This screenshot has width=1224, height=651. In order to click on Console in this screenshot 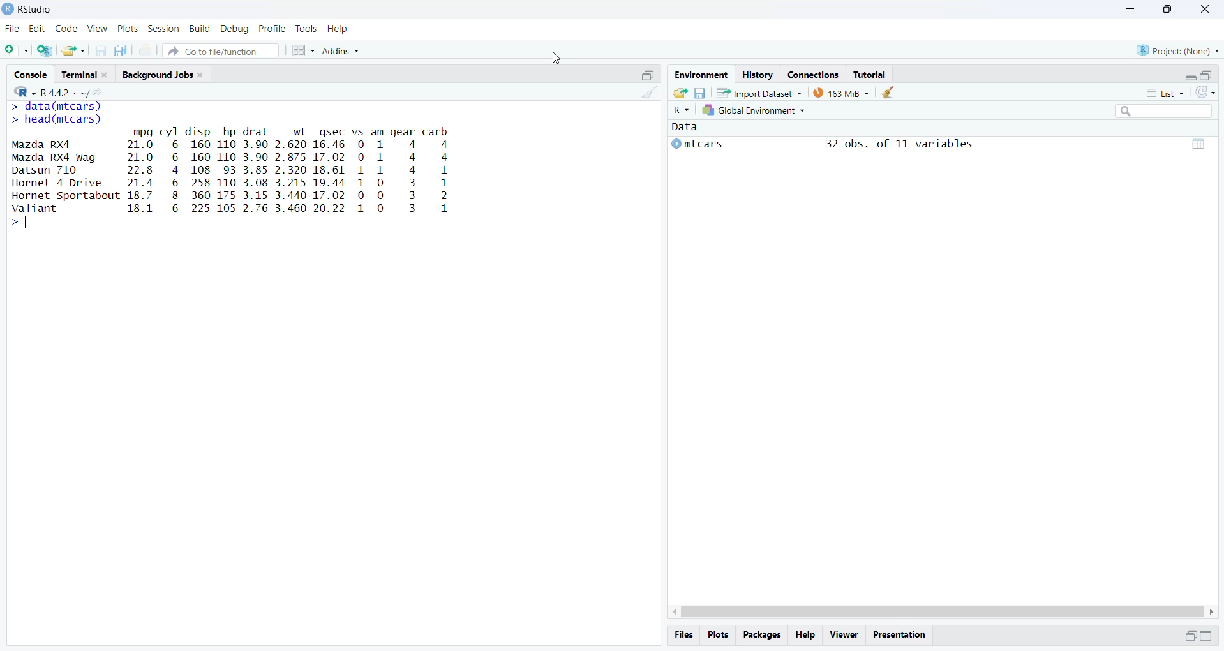, I will do `click(32, 74)`.